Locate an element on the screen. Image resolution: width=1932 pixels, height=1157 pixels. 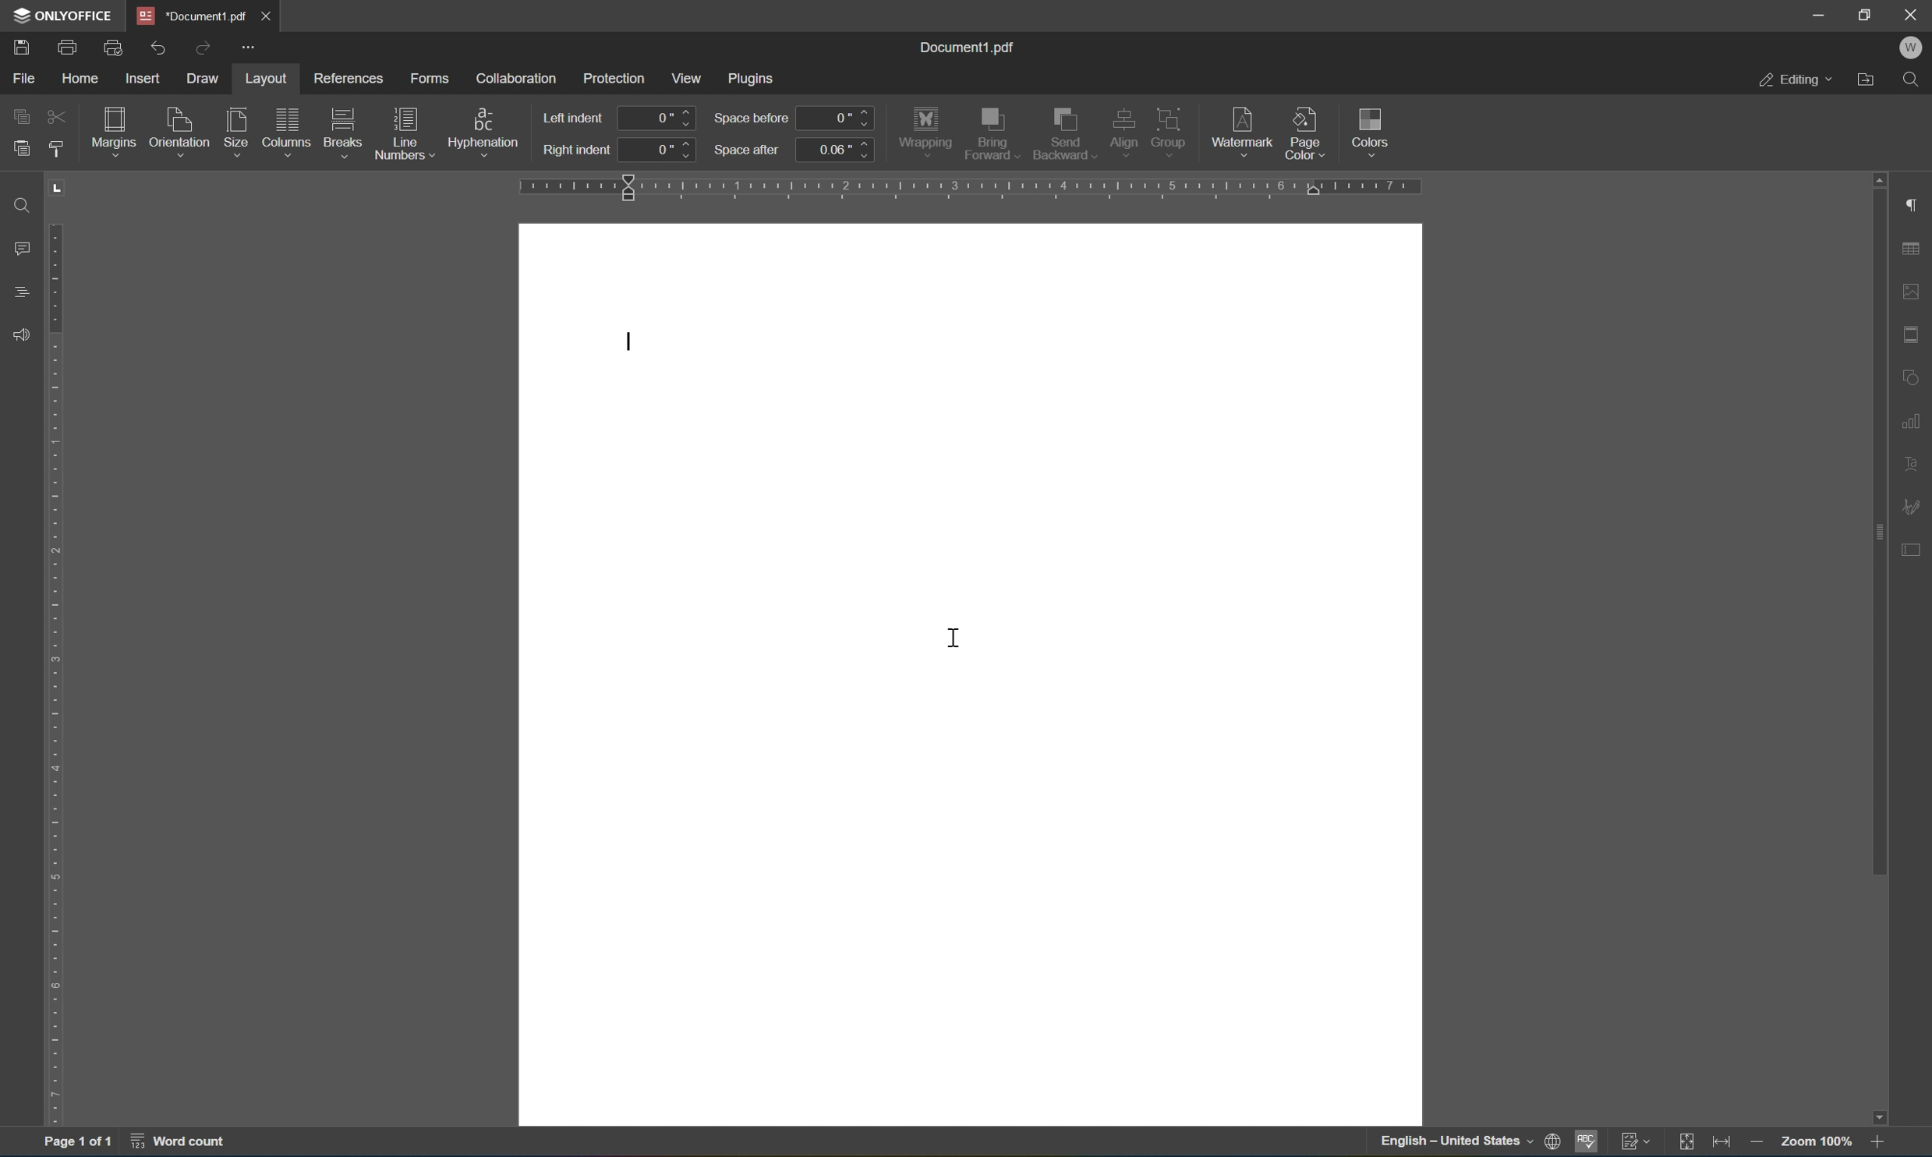
image settings is located at coordinates (1913, 294).